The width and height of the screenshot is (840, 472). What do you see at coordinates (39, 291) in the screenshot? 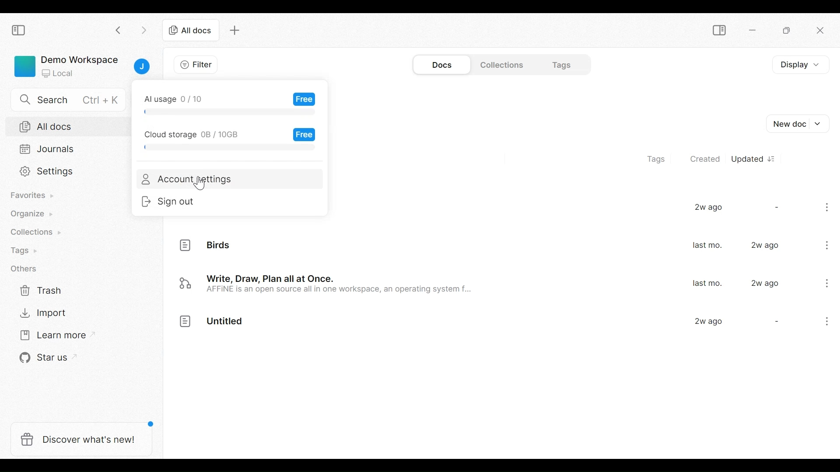
I see `Trash` at bounding box center [39, 291].